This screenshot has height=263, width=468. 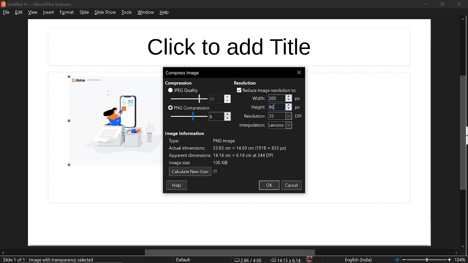 What do you see at coordinates (288, 104) in the screenshot?
I see `increase height` at bounding box center [288, 104].